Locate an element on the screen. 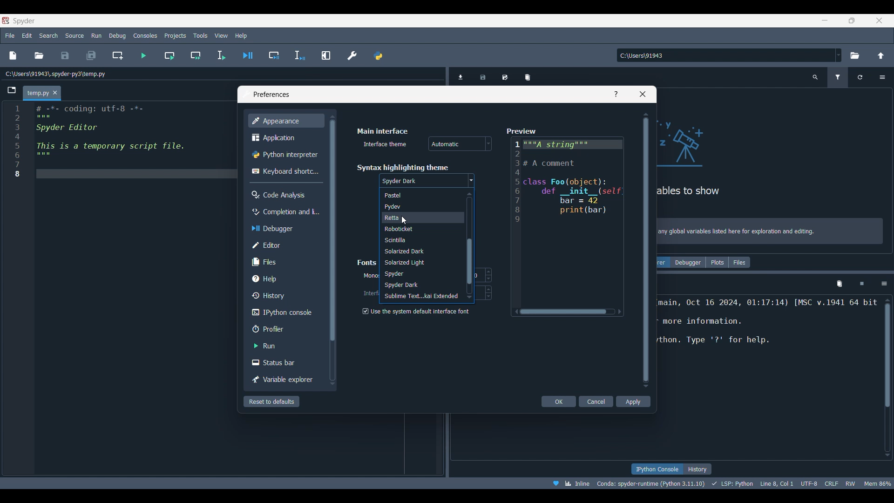 This screenshot has width=894, height=503. Change to parent directory is located at coordinates (881, 55).